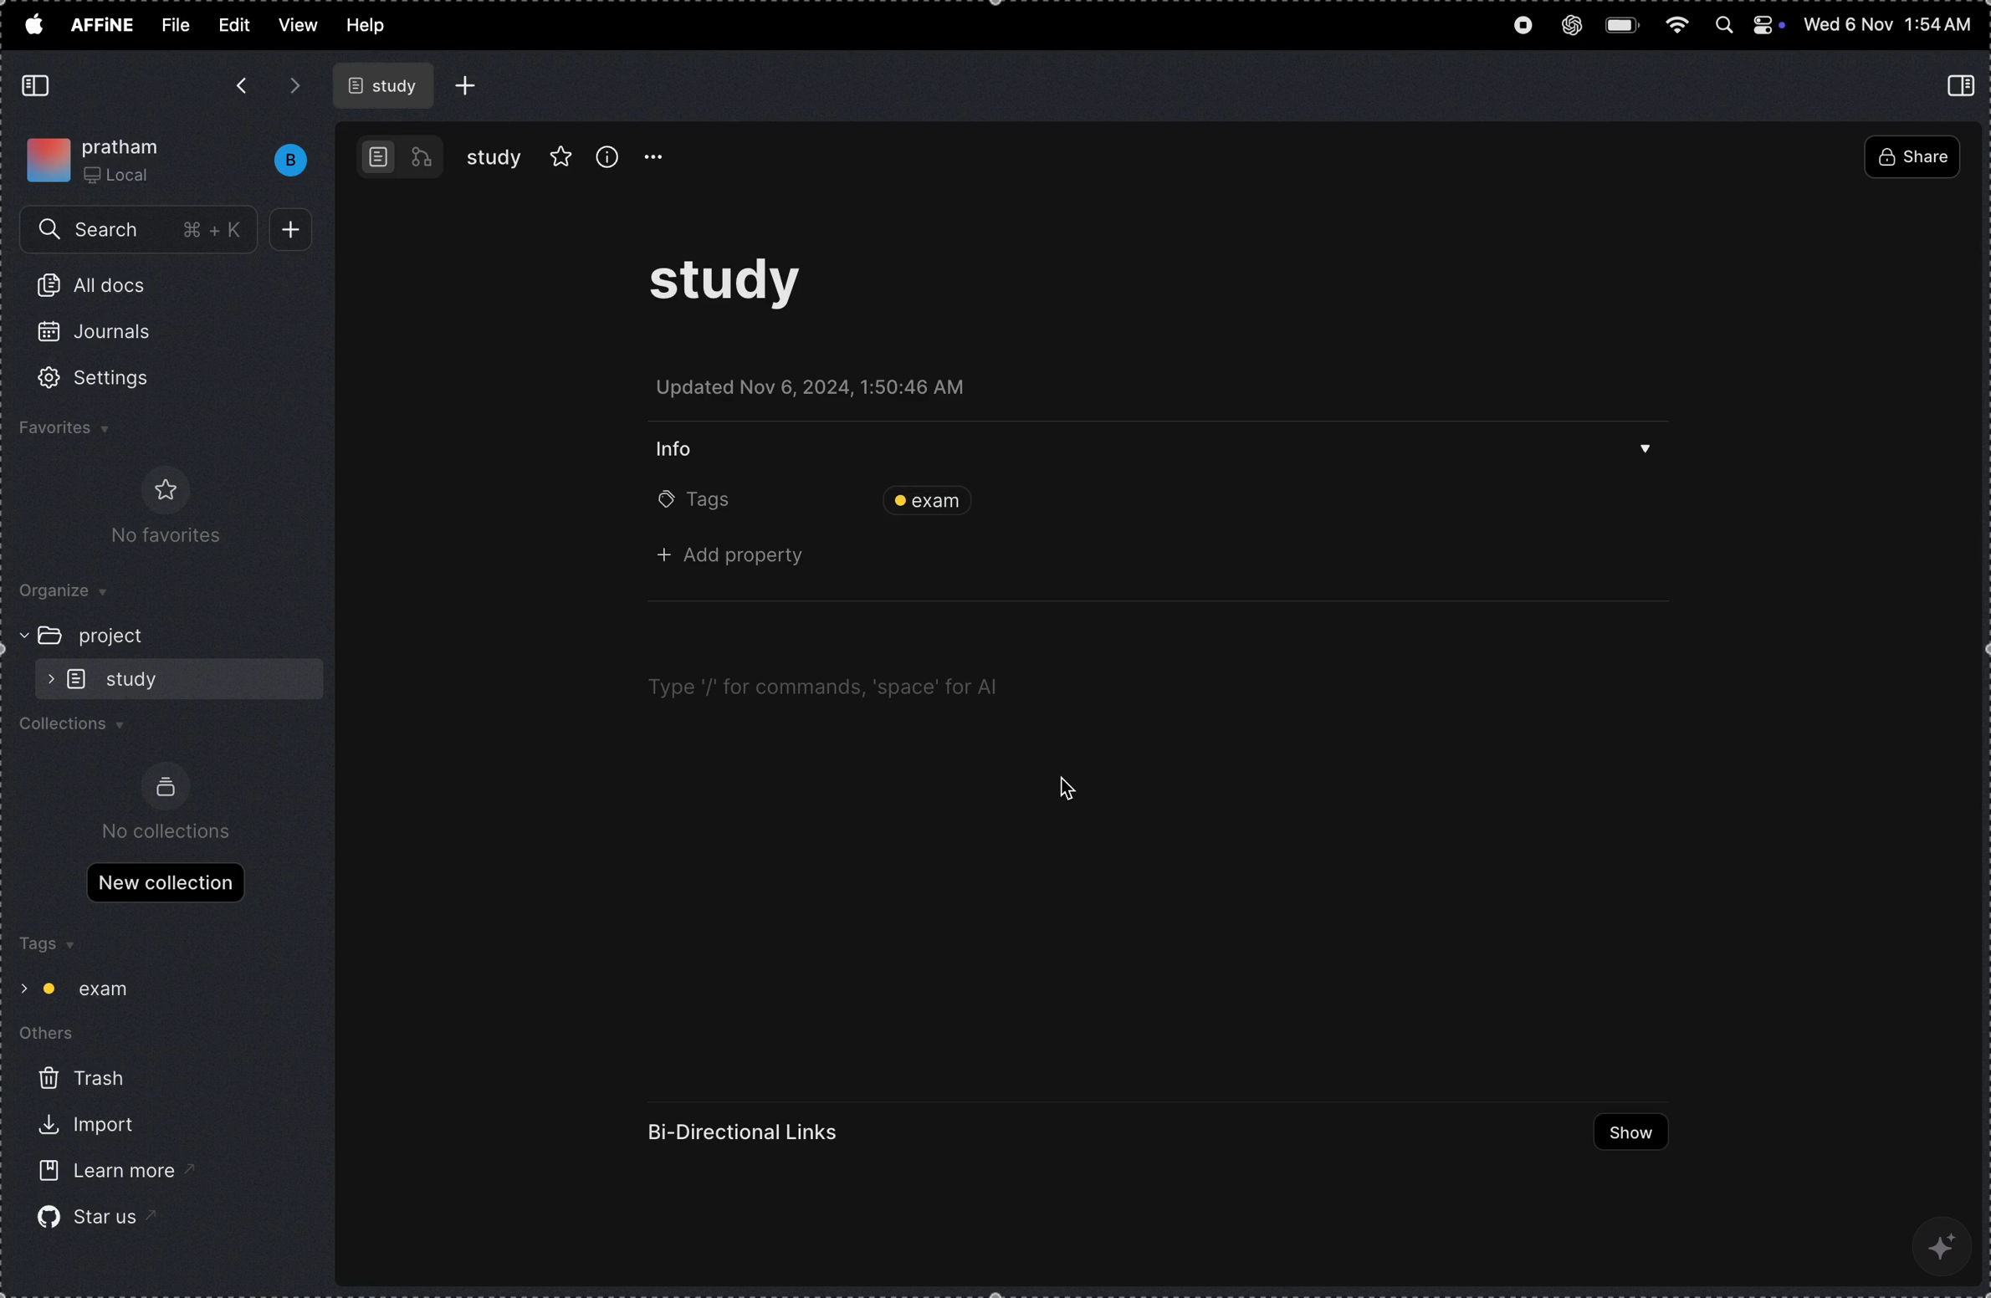 The width and height of the screenshot is (1991, 1298). I want to click on organize, so click(76, 593).